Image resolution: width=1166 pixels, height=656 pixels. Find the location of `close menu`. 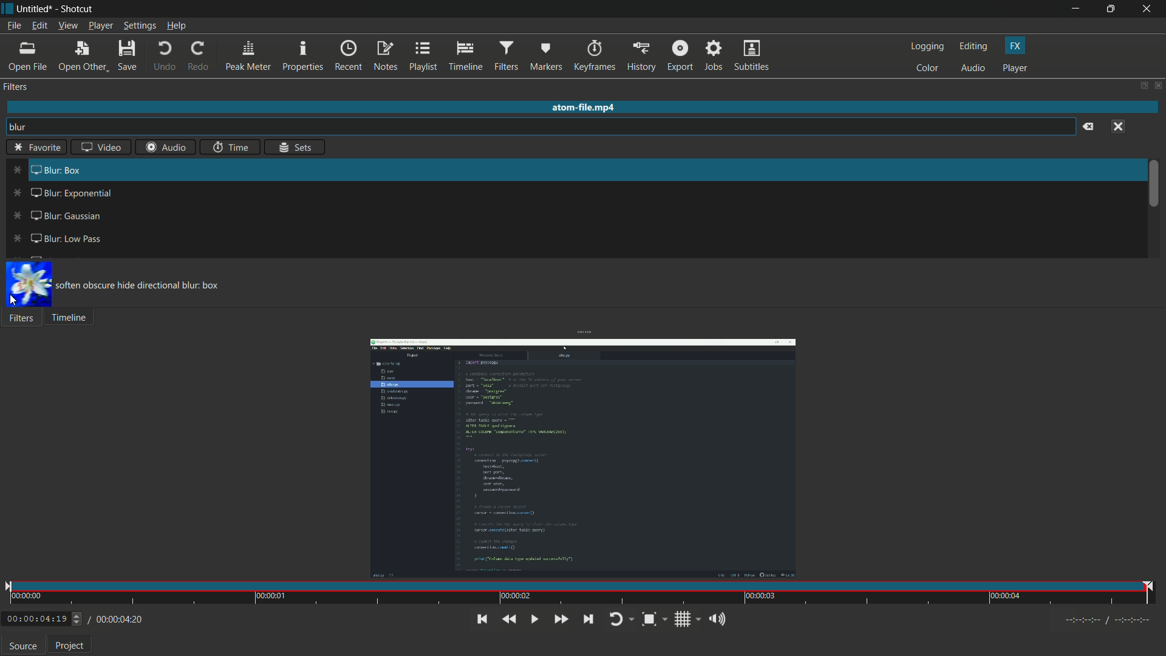

close menu is located at coordinates (1119, 126).